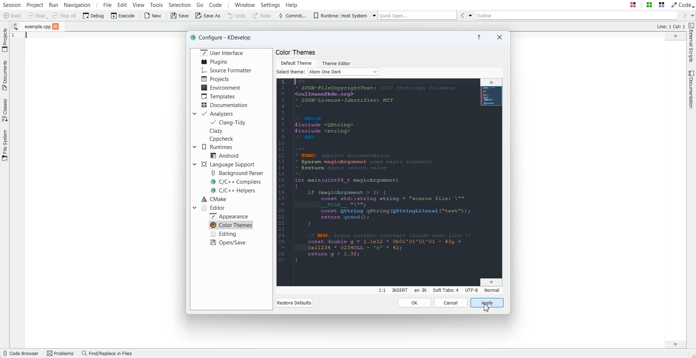 The image size is (696, 358). I want to click on Background theme changed dark, so click(389, 183).